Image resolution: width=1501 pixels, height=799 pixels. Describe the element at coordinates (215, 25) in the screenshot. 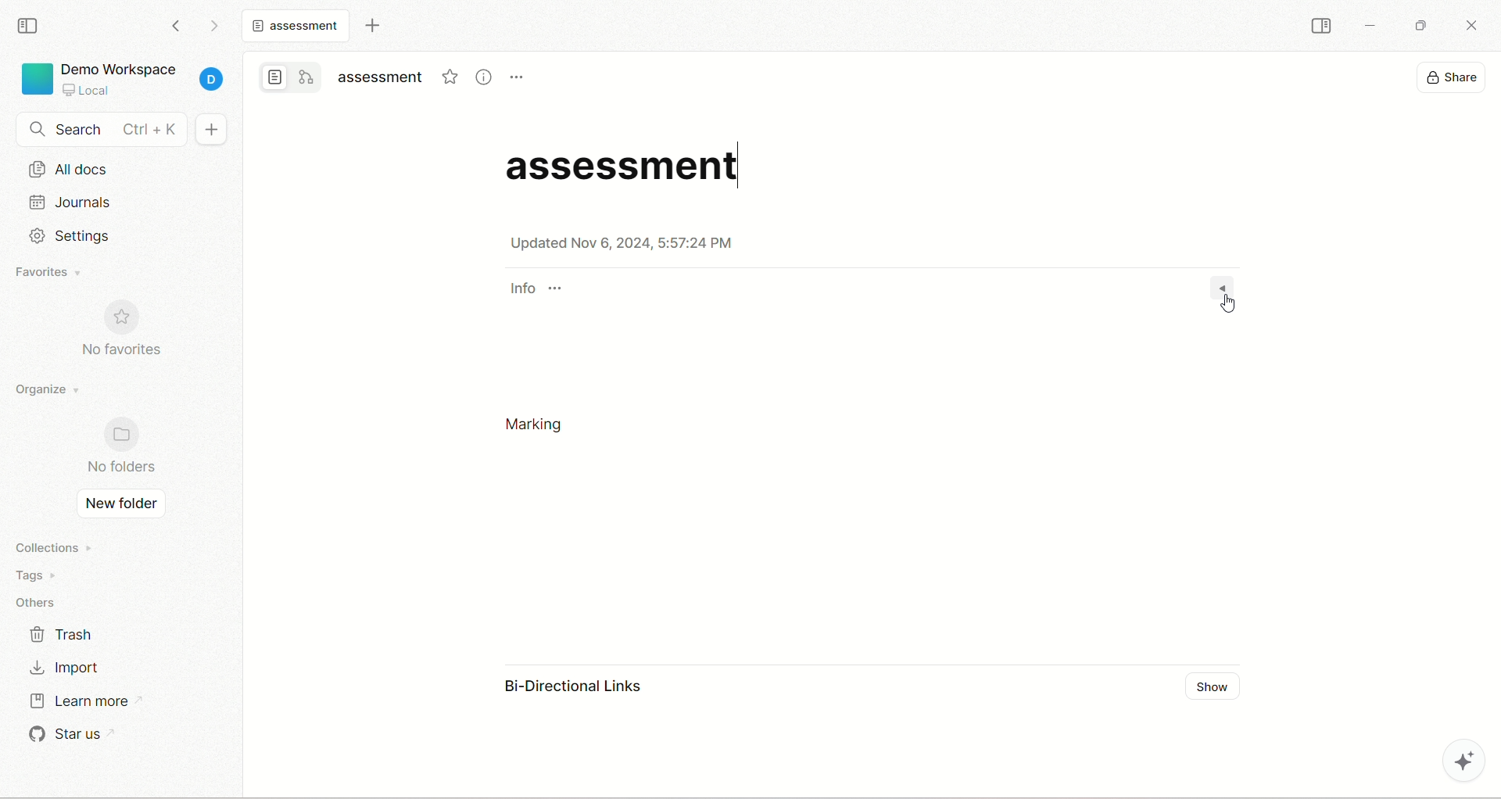

I see `go forward` at that location.